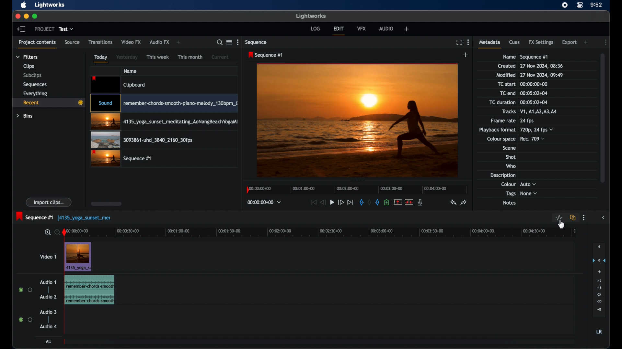 The width and height of the screenshot is (622, 349). What do you see at coordinates (509, 203) in the screenshot?
I see `notes` at bounding box center [509, 203].